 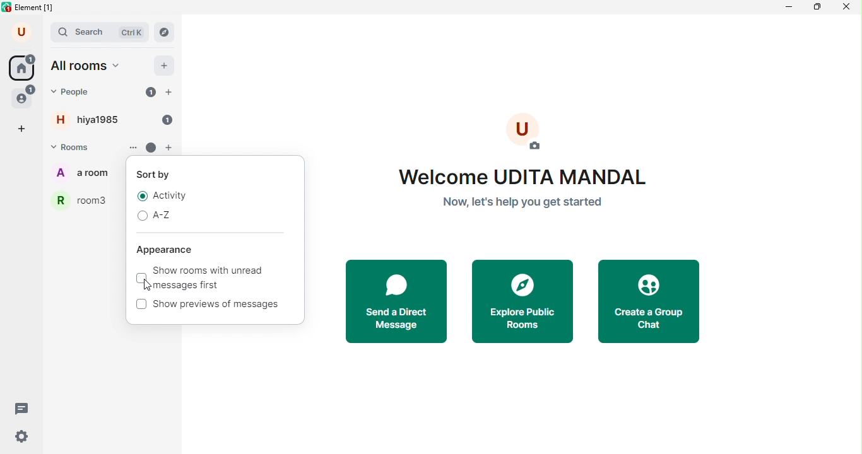 I want to click on a room, so click(x=82, y=174).